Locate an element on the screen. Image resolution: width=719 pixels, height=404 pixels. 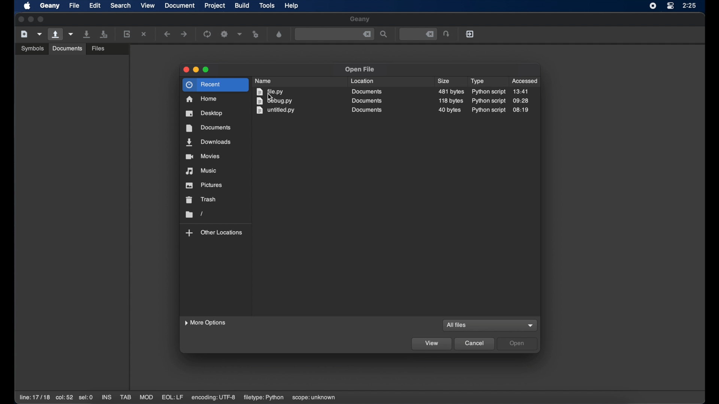
folder is located at coordinates (195, 214).